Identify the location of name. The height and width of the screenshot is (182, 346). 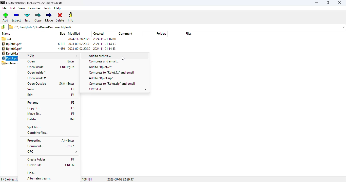
(6, 33).